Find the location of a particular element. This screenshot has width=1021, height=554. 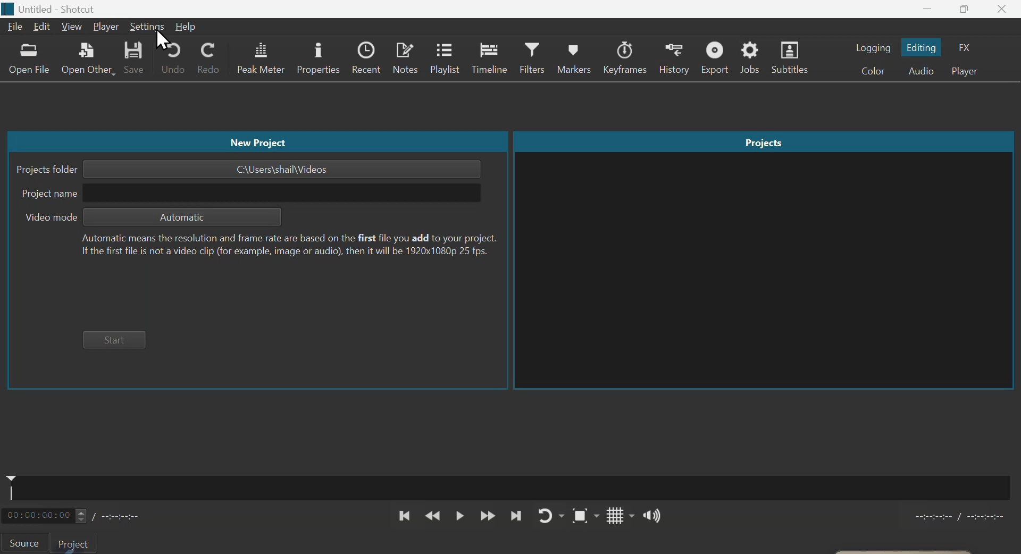

Player is located at coordinates (106, 27).